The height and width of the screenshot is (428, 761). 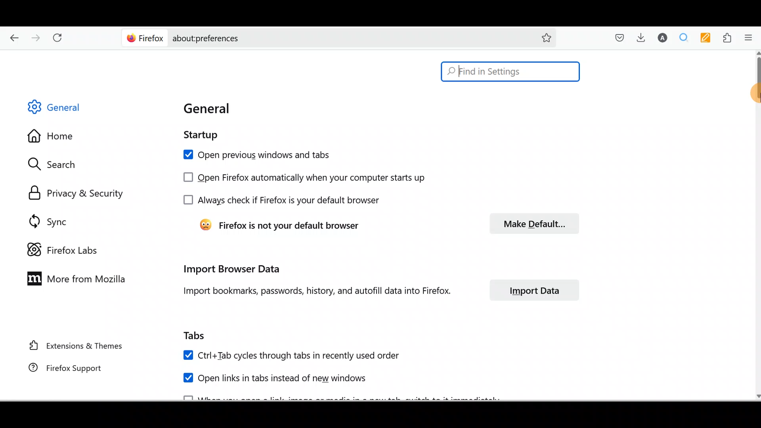 I want to click on Go back one page, so click(x=12, y=39).